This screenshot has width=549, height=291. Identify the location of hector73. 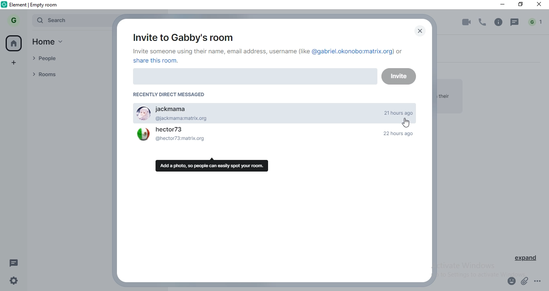
(274, 139).